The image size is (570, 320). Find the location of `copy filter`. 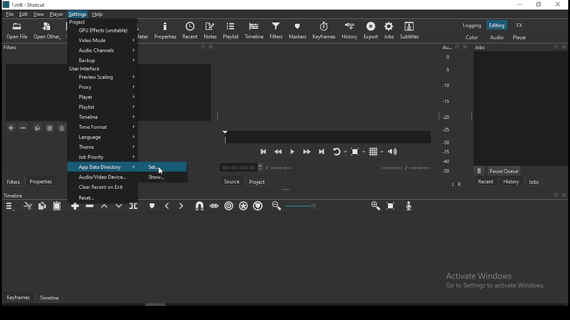

copy filter is located at coordinates (37, 128).